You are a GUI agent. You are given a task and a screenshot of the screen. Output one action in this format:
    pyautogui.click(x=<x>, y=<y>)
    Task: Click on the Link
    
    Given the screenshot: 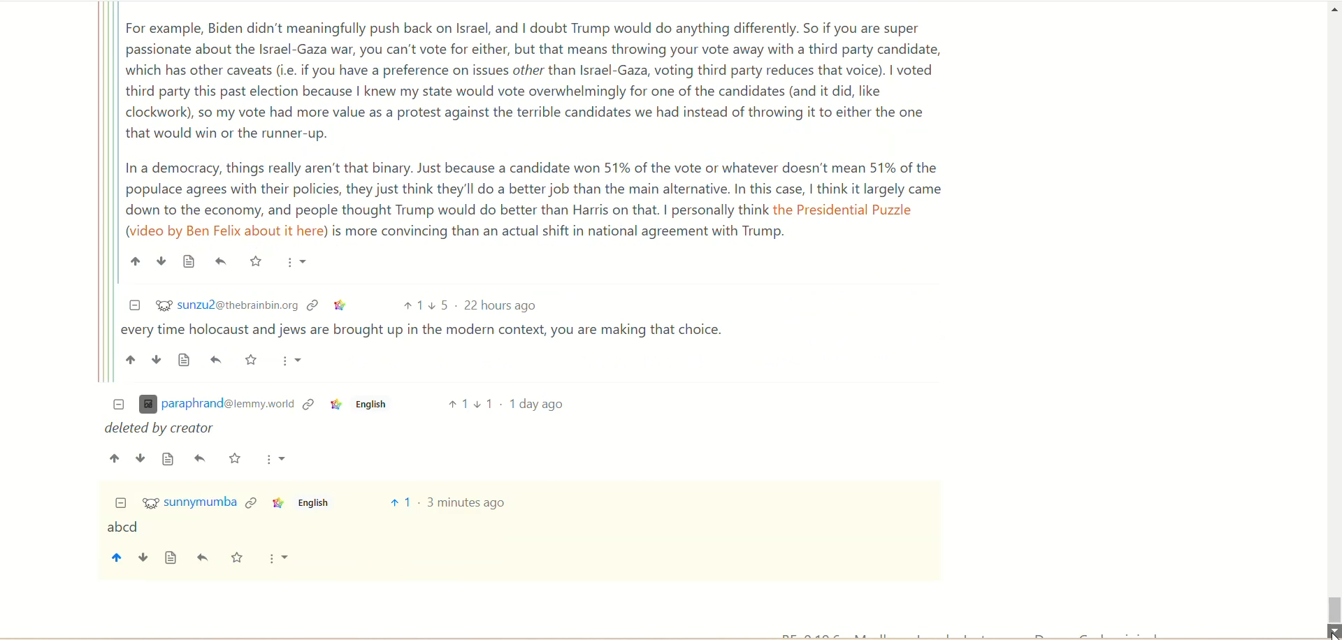 What is the action you would take?
    pyautogui.click(x=336, y=404)
    